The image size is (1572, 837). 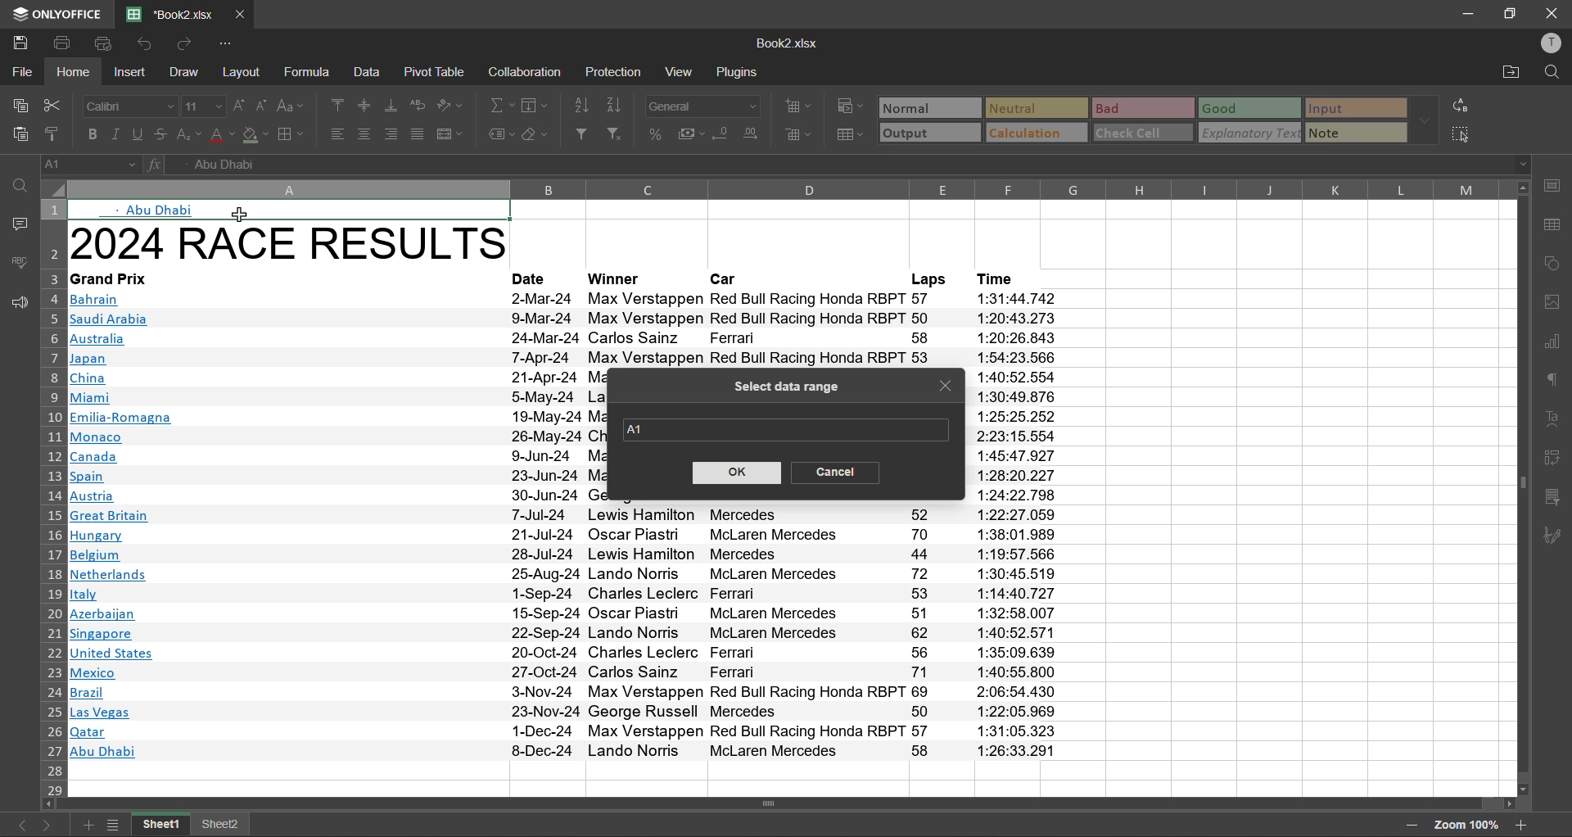 I want to click on bold, so click(x=91, y=134).